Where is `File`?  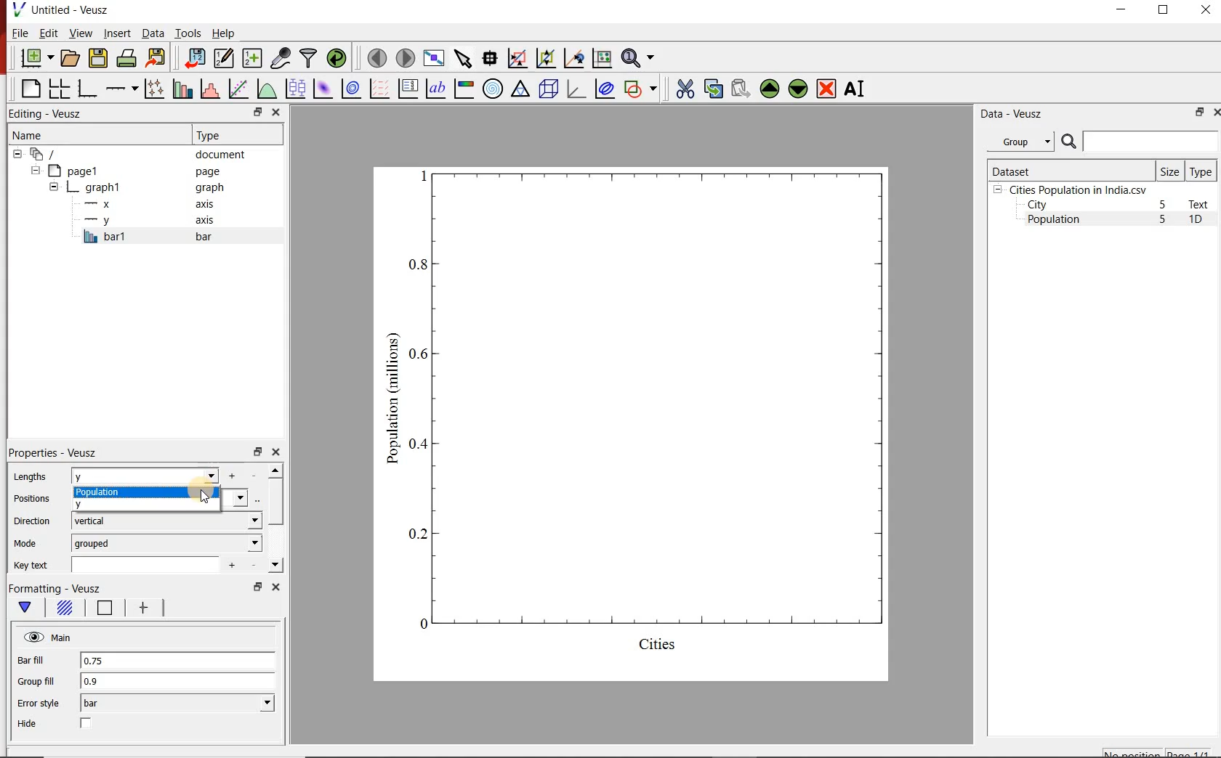 File is located at coordinates (20, 33).